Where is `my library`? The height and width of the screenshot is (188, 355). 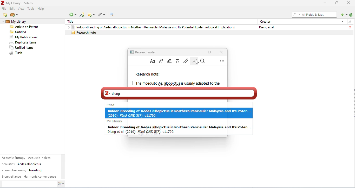
my library is located at coordinates (116, 121).